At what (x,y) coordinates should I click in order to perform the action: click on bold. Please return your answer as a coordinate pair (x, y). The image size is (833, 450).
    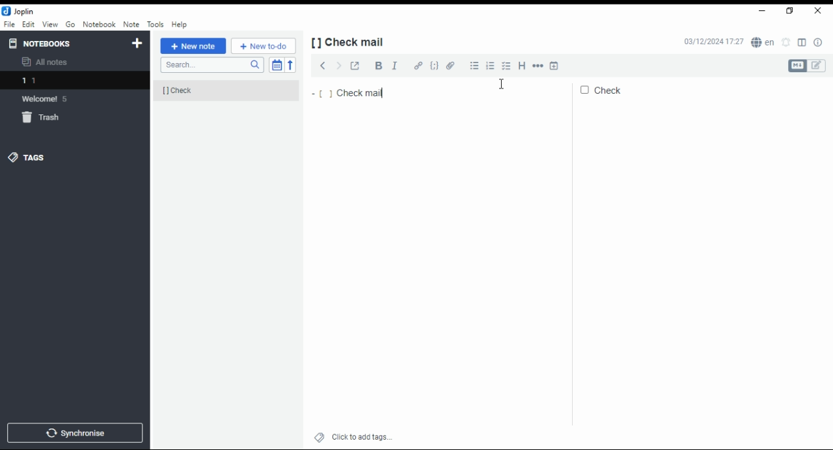
    Looking at the image, I should click on (376, 66).